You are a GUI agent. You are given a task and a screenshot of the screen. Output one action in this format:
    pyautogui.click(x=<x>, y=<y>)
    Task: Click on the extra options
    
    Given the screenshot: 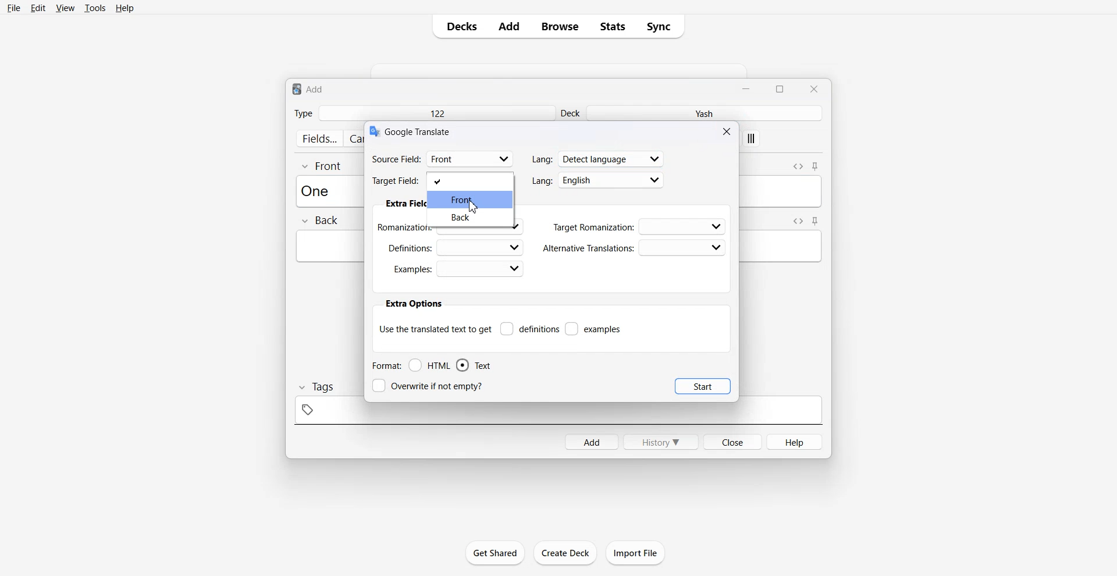 What is the action you would take?
    pyautogui.click(x=413, y=304)
    